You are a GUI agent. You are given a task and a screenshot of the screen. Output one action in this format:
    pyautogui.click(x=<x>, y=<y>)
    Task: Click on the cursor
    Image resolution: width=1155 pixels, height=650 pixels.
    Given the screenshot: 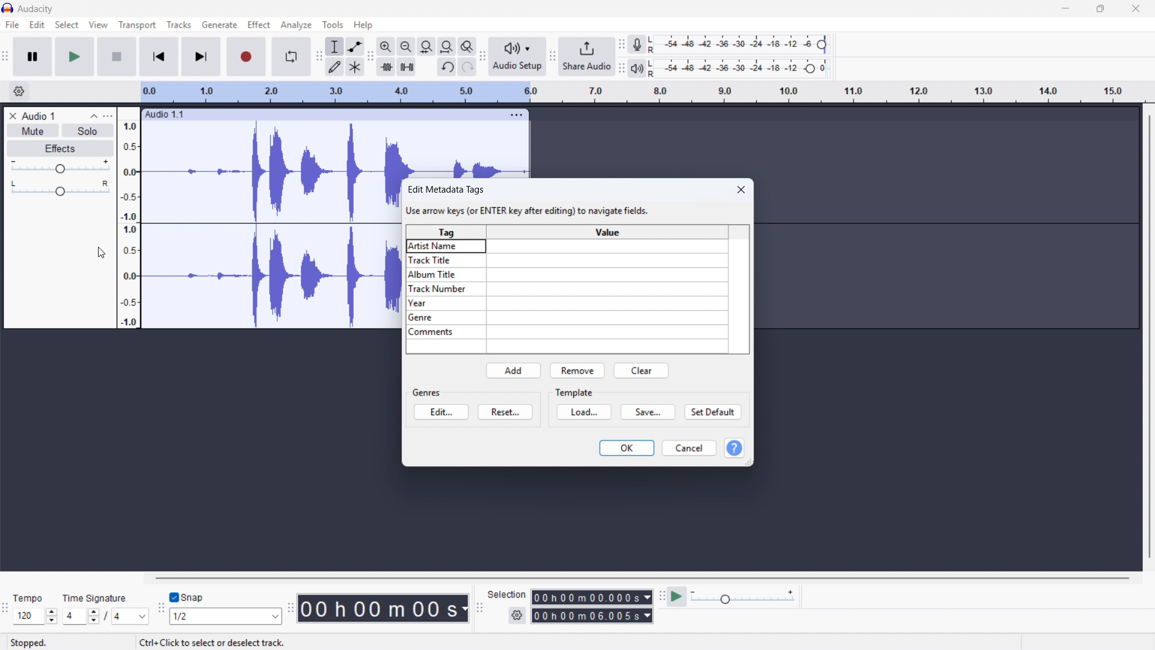 What is the action you would take?
    pyautogui.click(x=101, y=252)
    